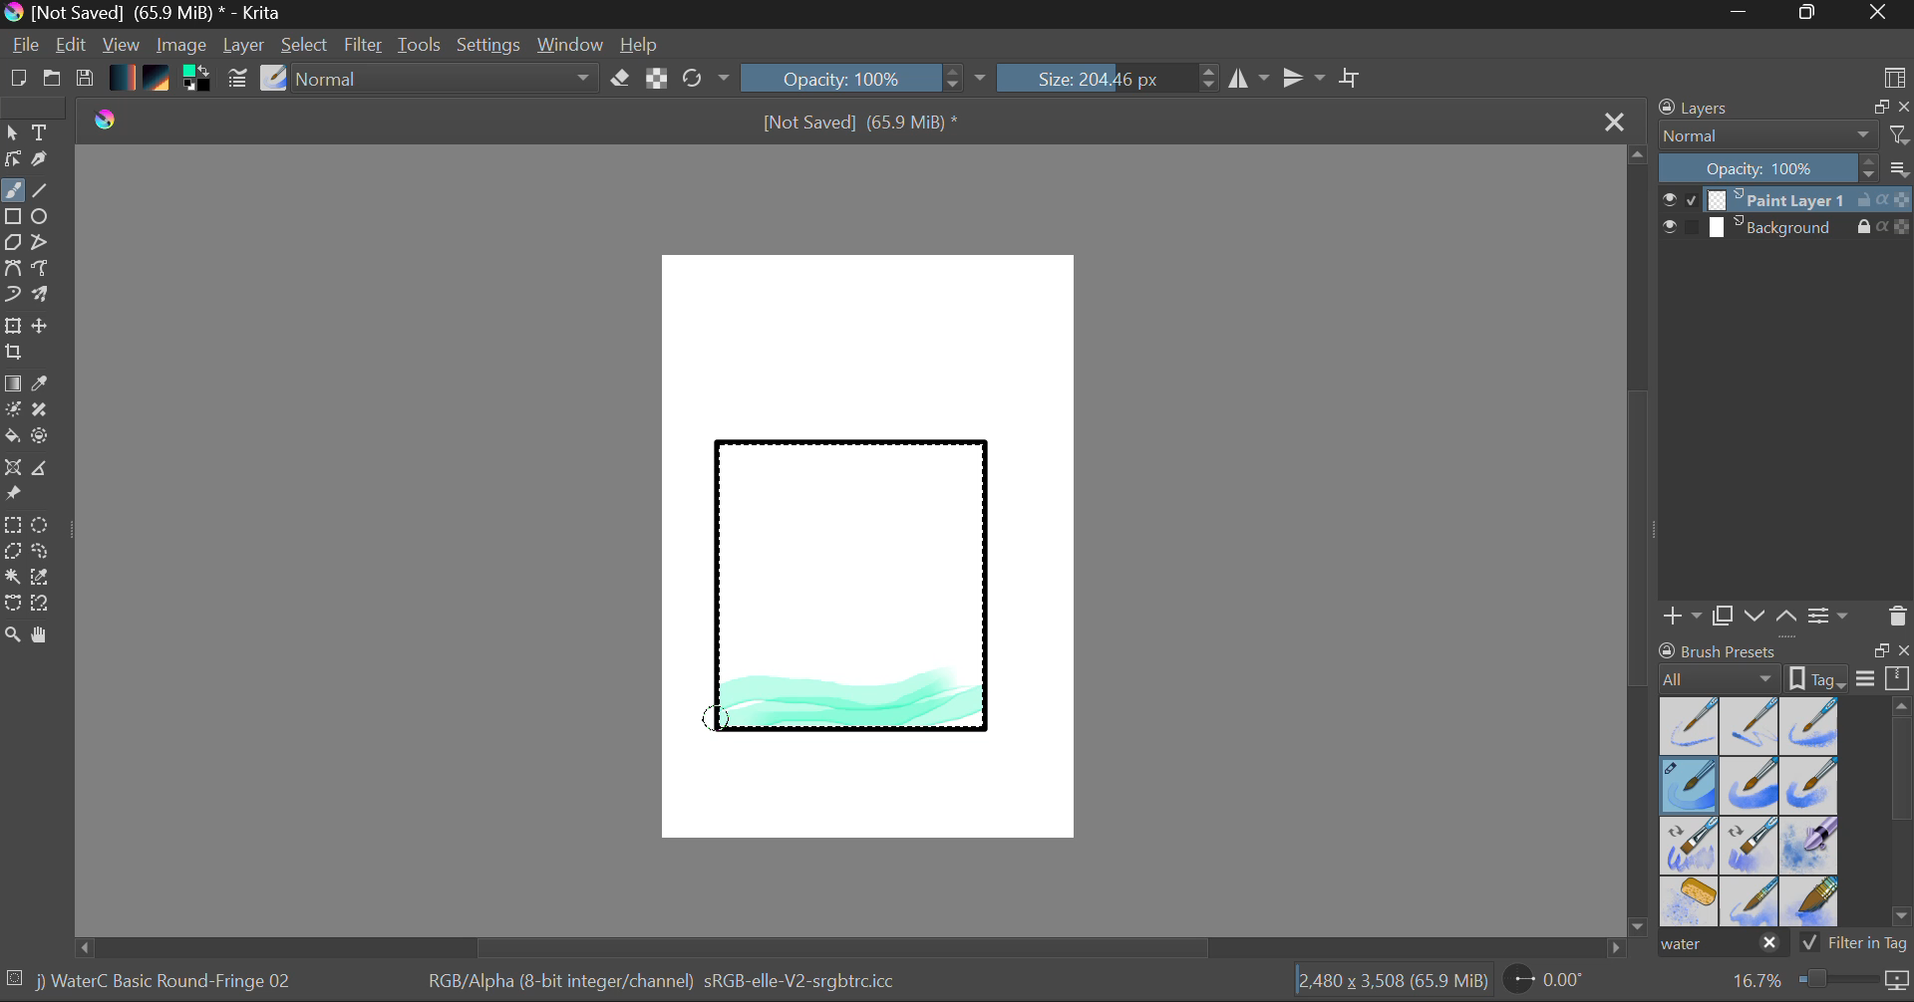 This screenshot has height=1002, width=1914. I want to click on Calligraphic Tool, so click(47, 163).